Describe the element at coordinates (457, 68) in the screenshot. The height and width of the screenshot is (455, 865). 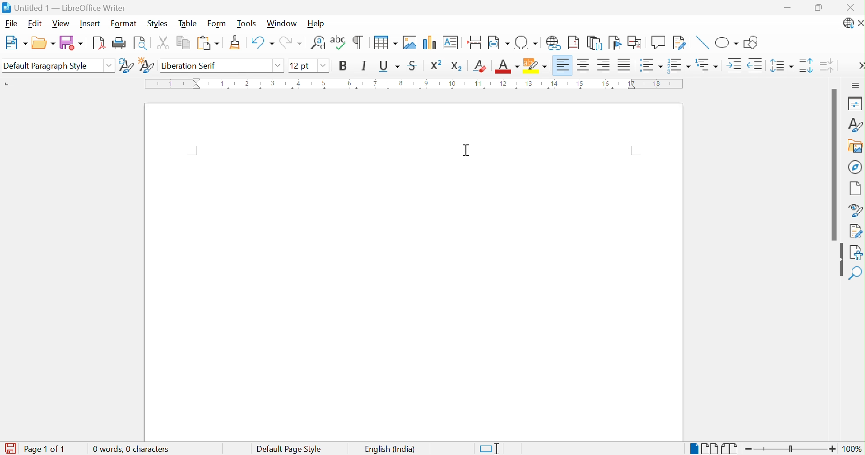
I see `Subscript` at that location.